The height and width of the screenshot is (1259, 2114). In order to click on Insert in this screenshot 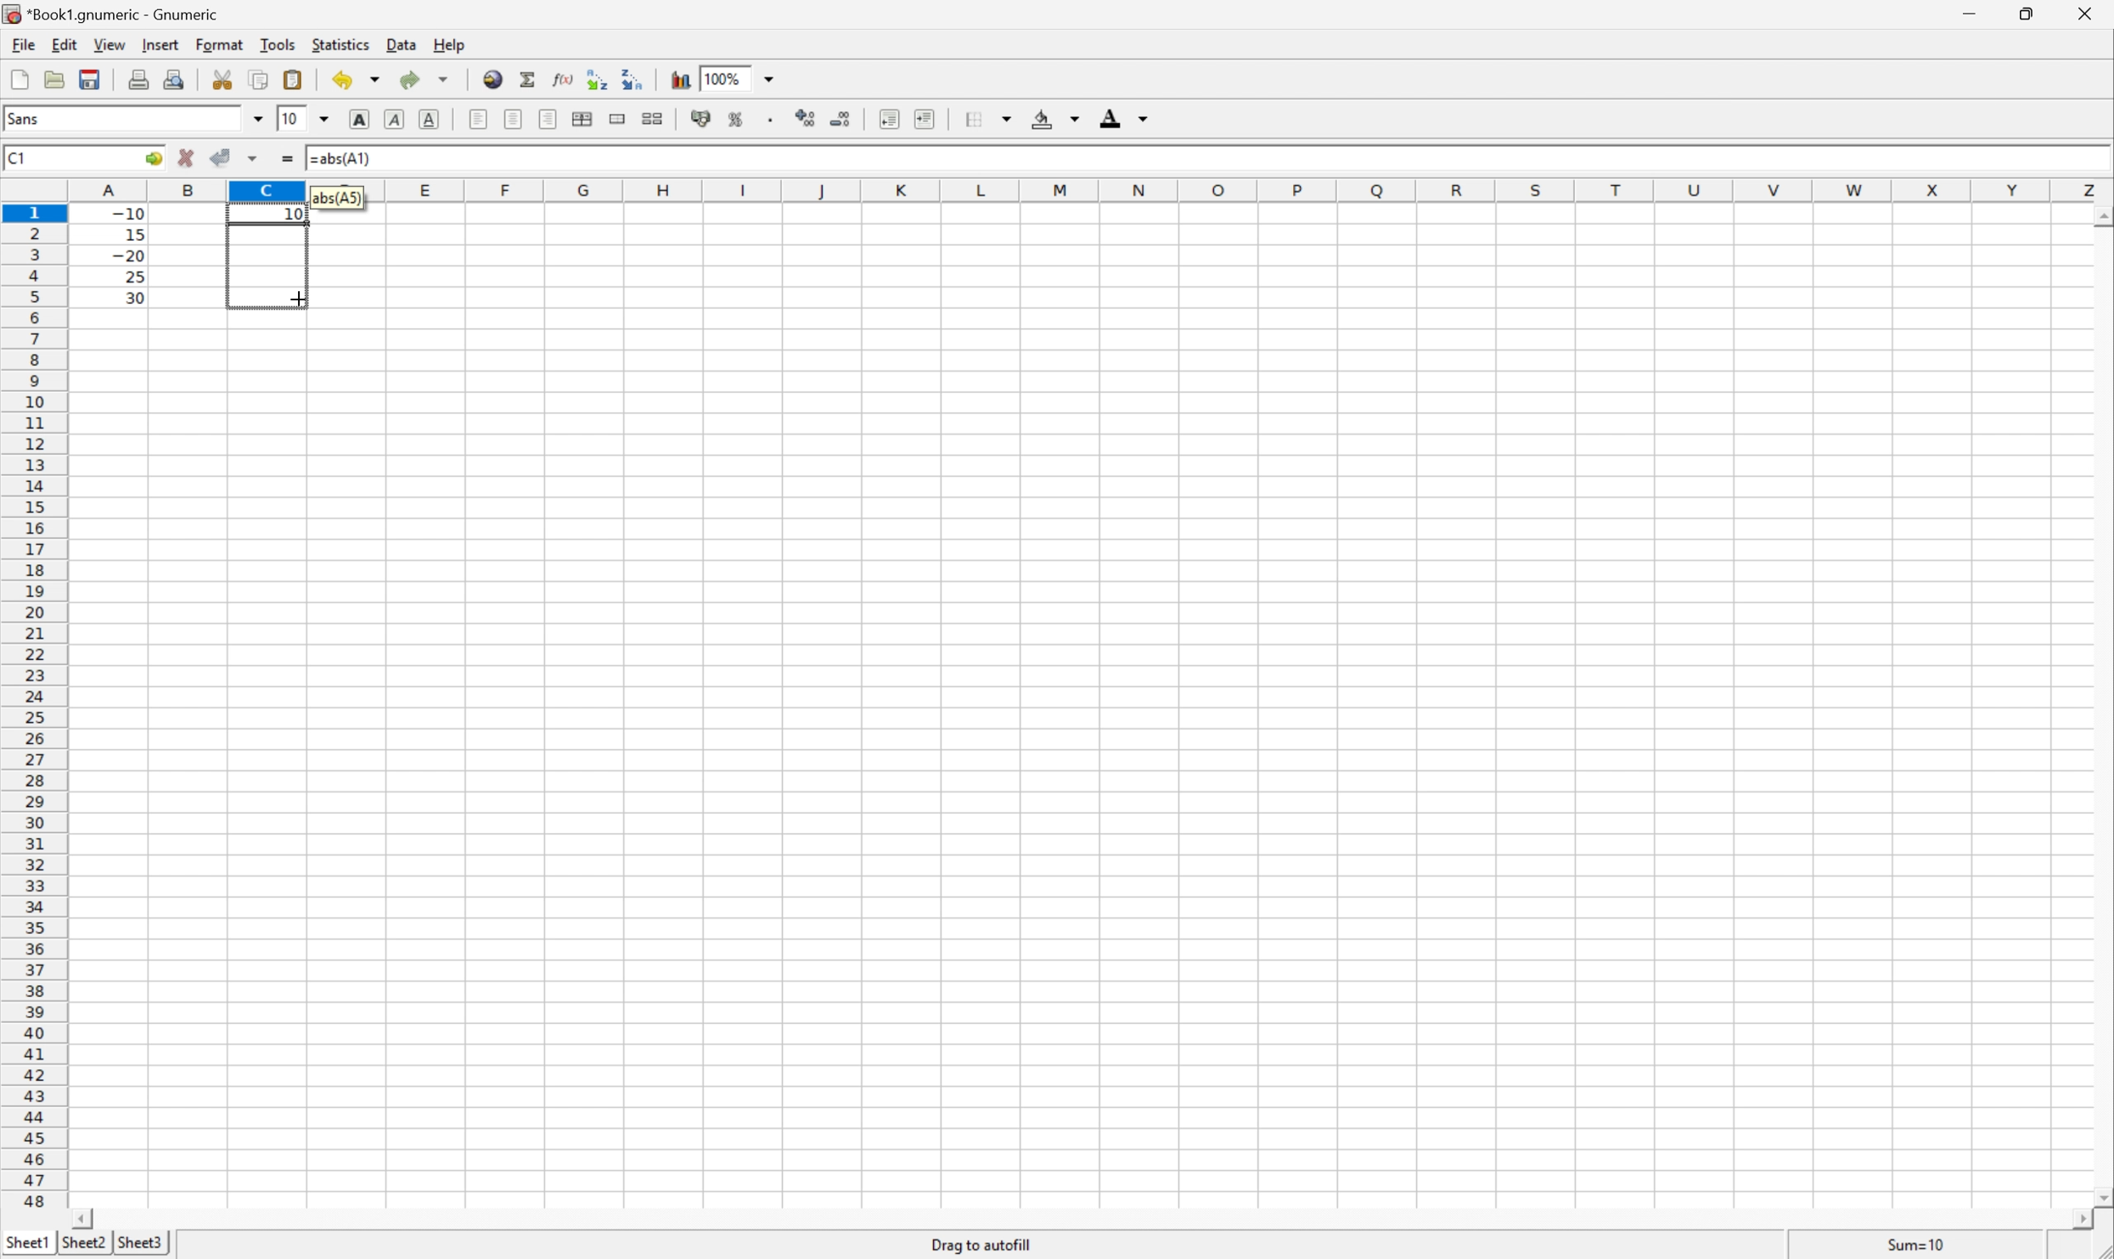, I will do `click(161, 45)`.